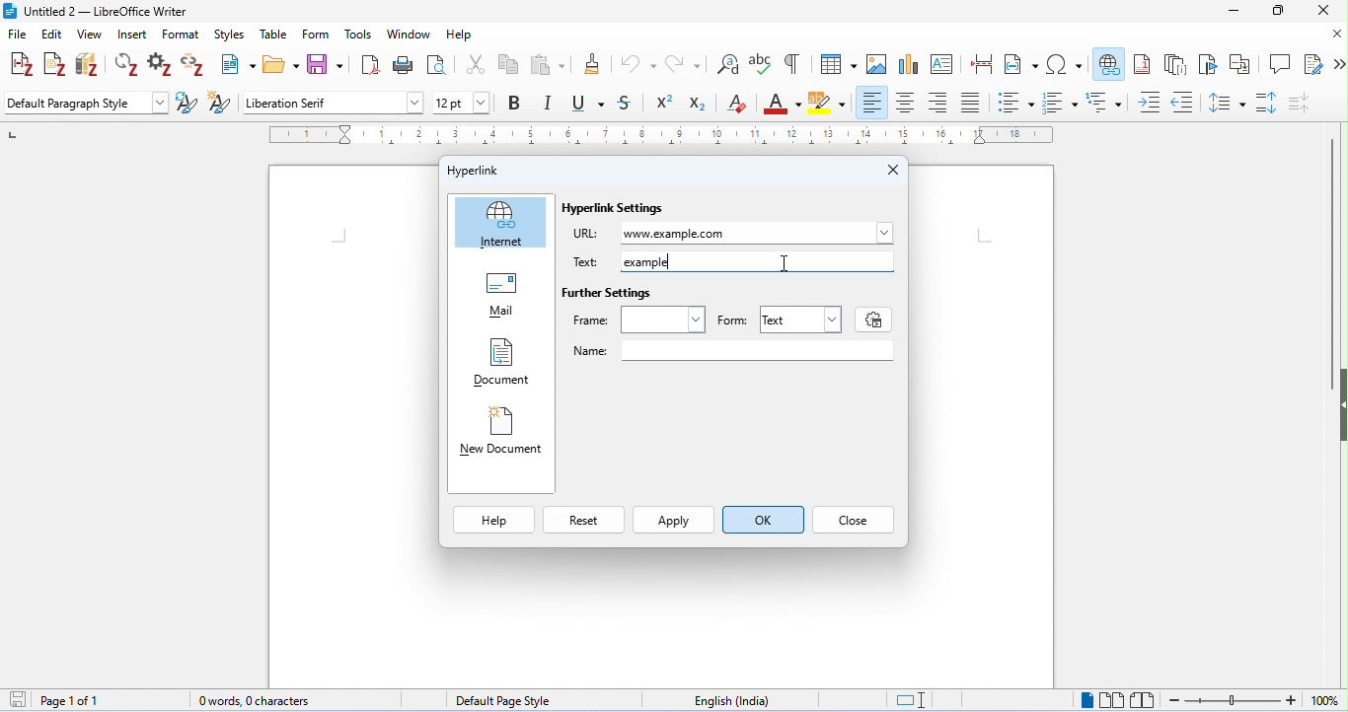  Describe the element at coordinates (54, 34) in the screenshot. I see `edit` at that location.